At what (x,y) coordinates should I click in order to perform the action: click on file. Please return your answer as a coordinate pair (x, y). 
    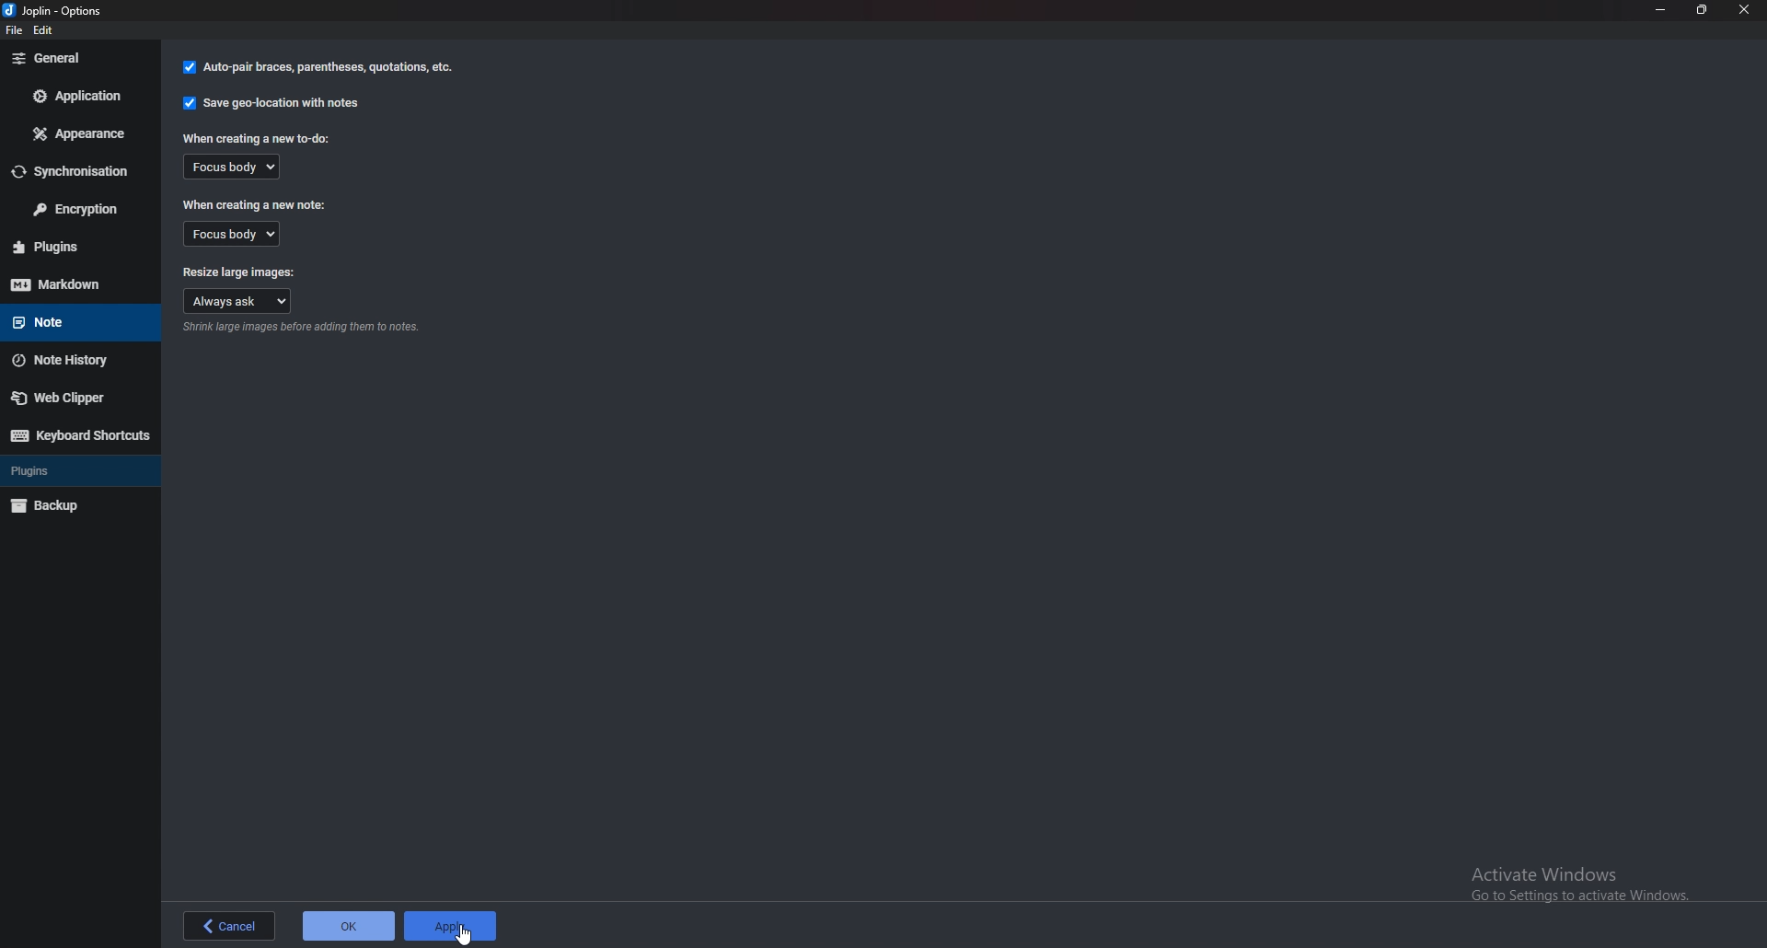
    Looking at the image, I should click on (13, 32).